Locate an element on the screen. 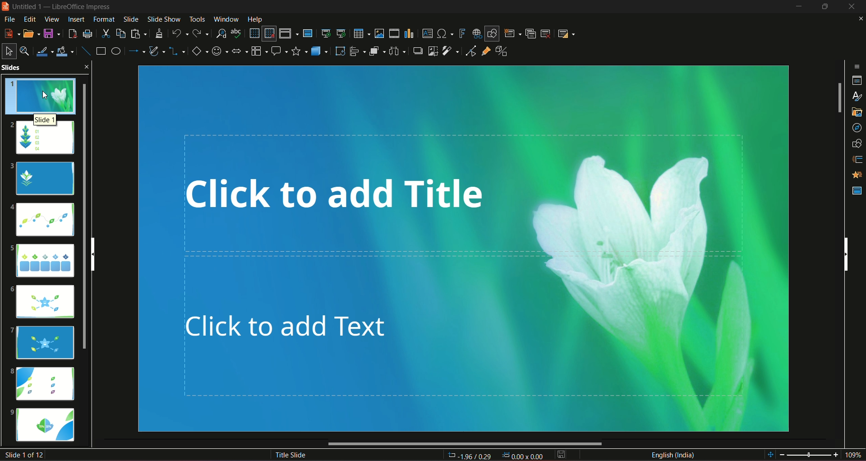 Image resolution: width=866 pixels, height=461 pixels. cursor description is located at coordinates (46, 120).